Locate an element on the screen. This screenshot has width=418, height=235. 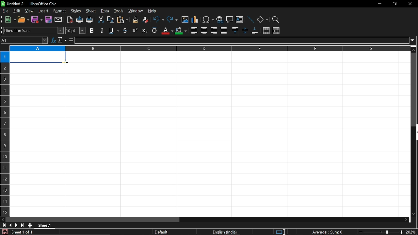
Default is located at coordinates (162, 232).